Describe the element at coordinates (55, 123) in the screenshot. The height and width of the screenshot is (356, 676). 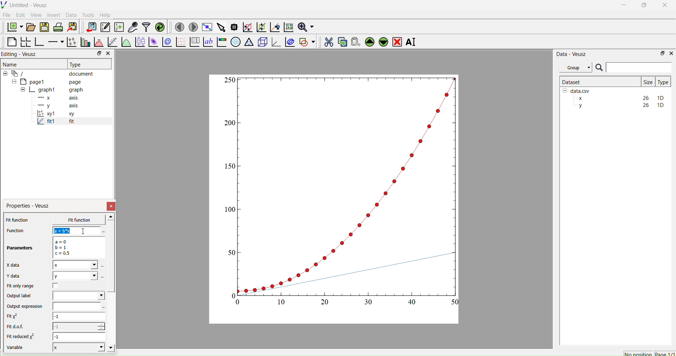
I see `fit1 fit` at that location.